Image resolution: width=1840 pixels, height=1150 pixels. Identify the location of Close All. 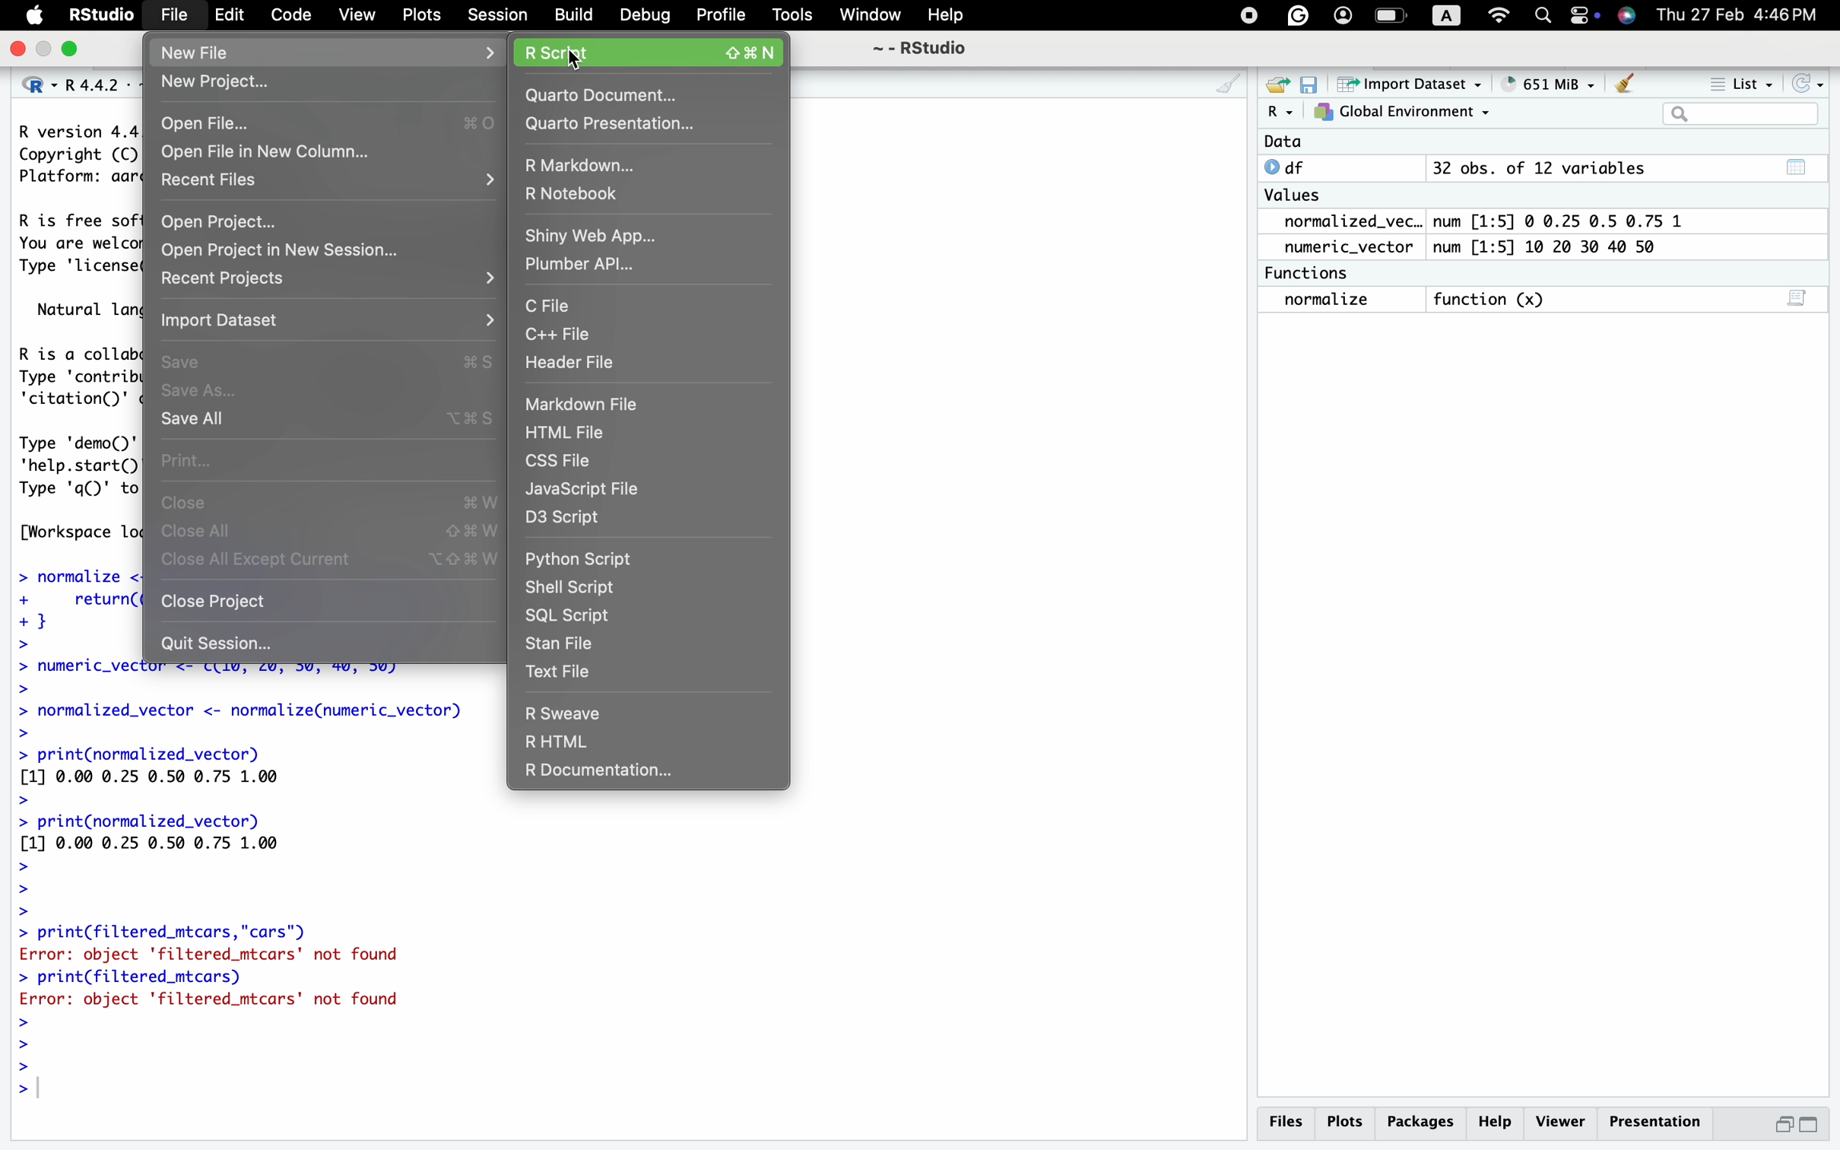
(319, 533).